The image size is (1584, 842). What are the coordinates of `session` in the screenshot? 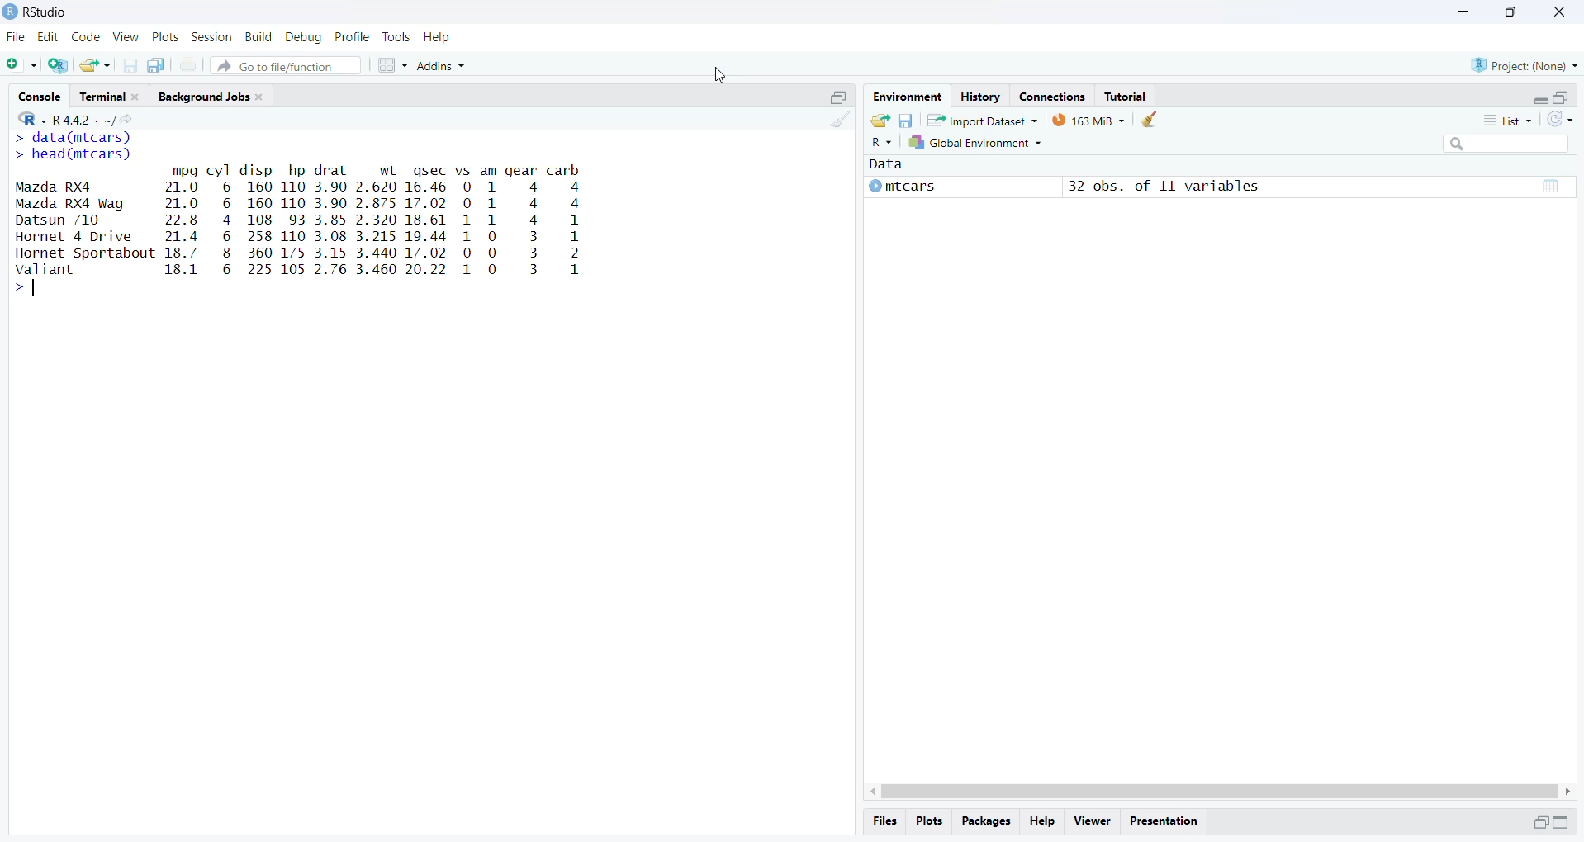 It's located at (211, 37).